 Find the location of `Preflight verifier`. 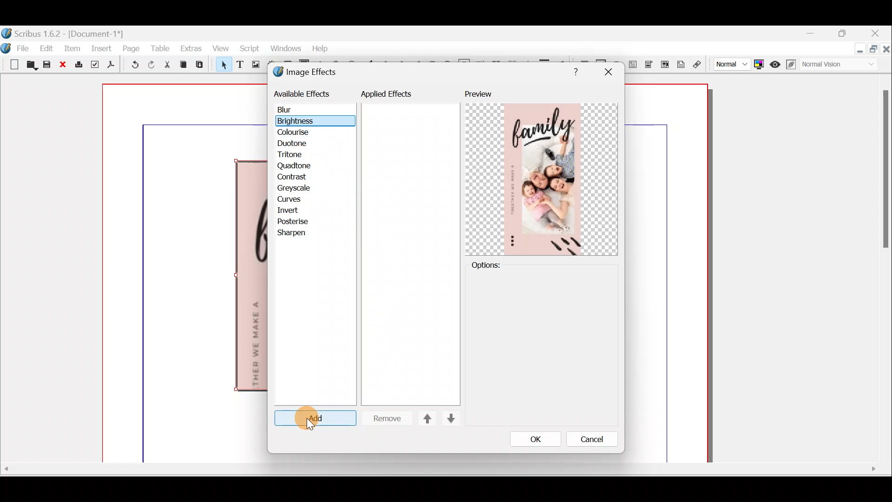

Preflight verifier is located at coordinates (95, 66).